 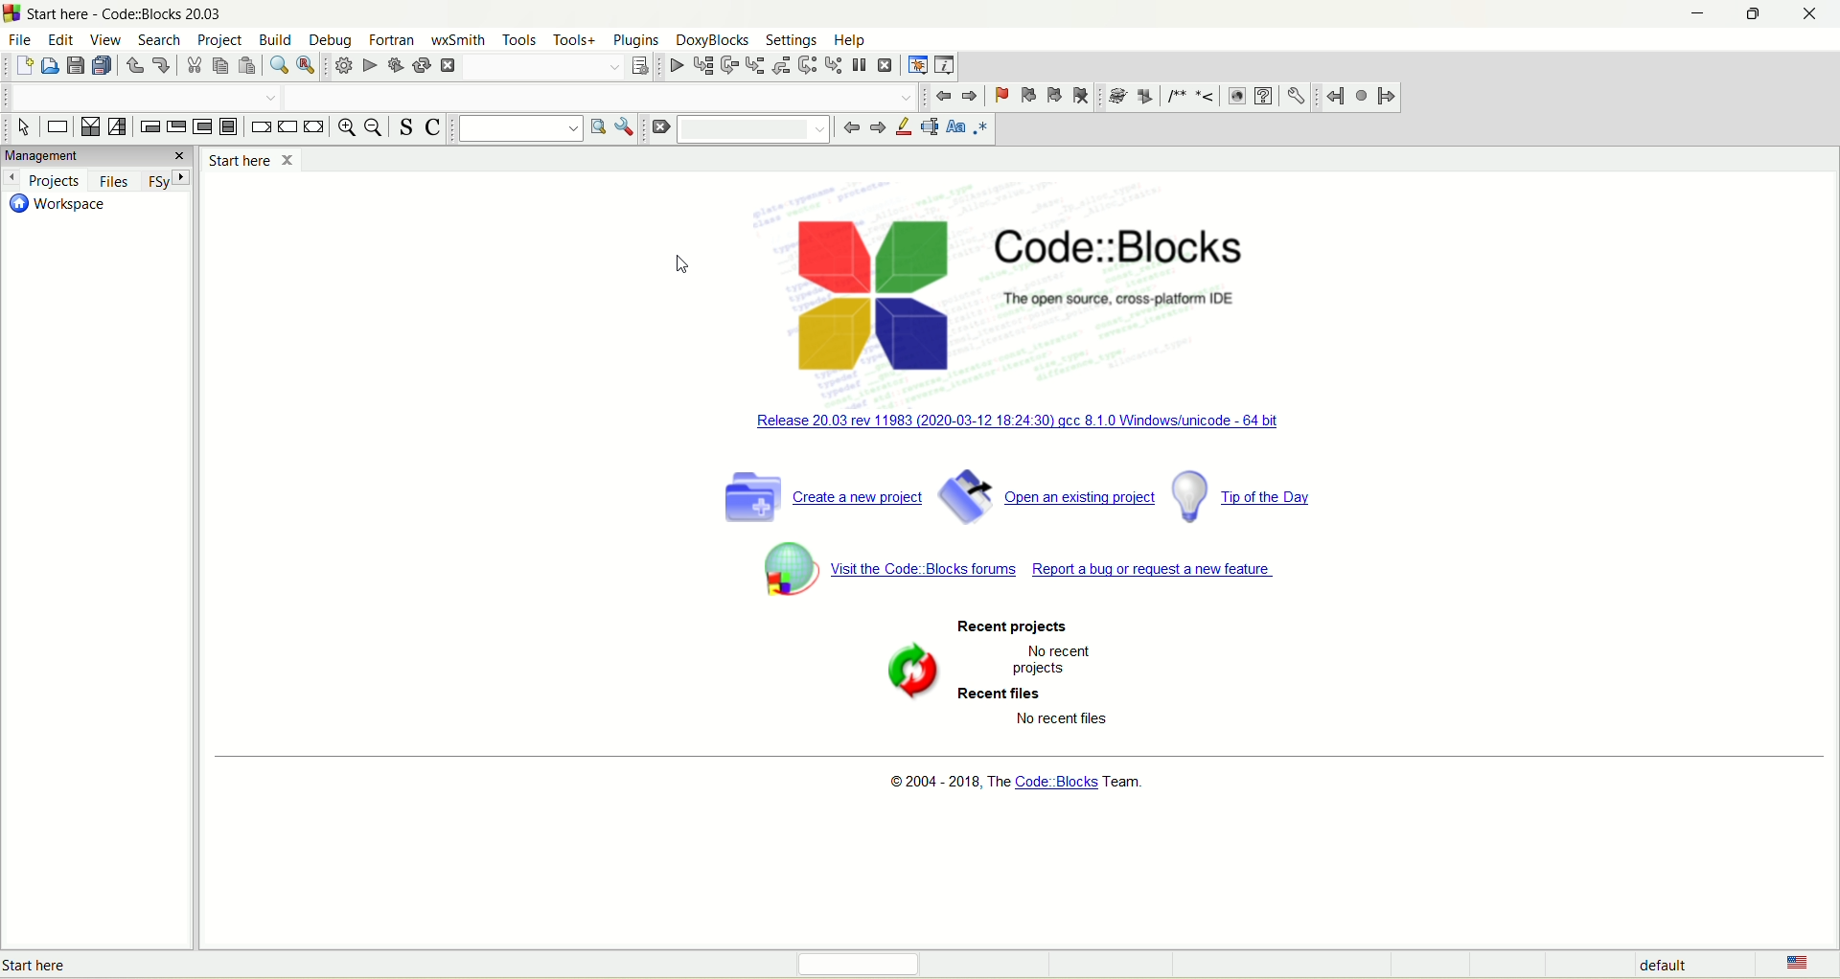 What do you see at coordinates (1810, 964) in the screenshot?
I see `language` at bounding box center [1810, 964].